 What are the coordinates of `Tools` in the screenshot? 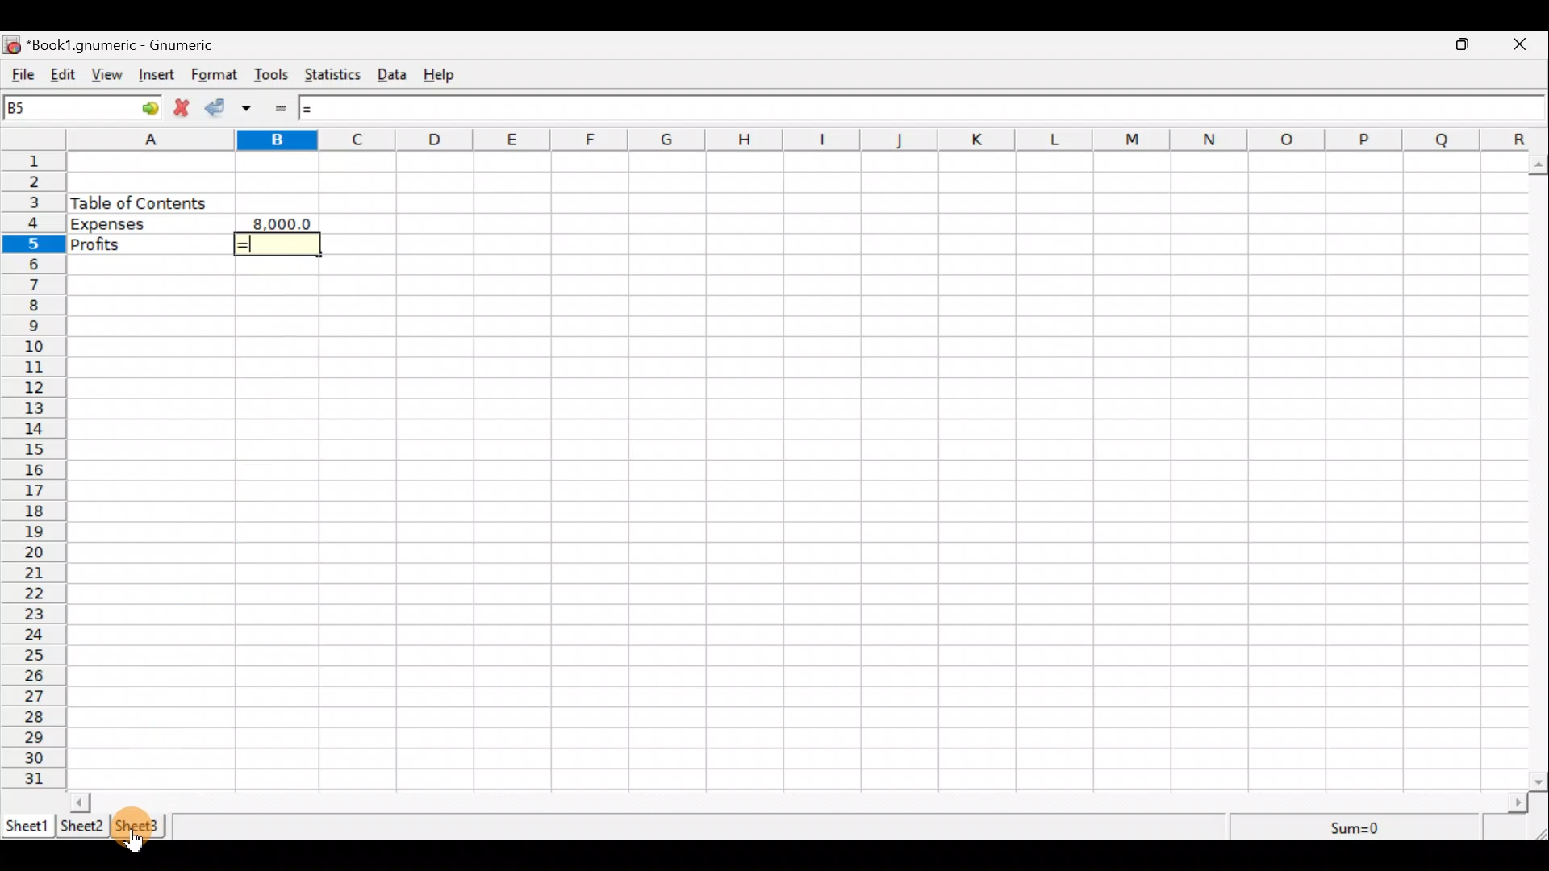 It's located at (272, 76).